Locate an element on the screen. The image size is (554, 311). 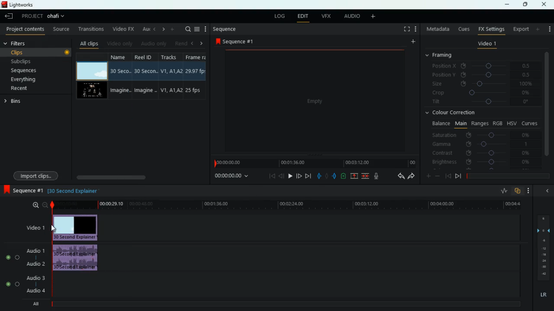
lightworks is located at coordinates (28, 4).